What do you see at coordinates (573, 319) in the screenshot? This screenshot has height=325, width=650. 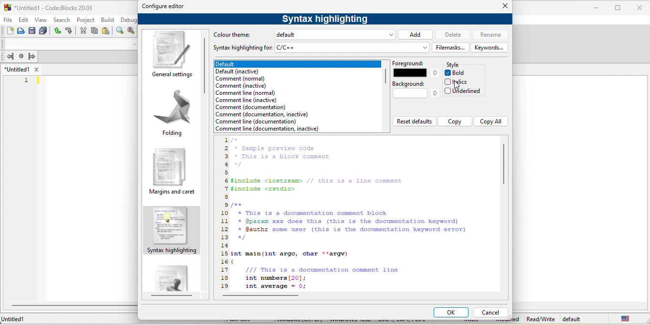 I see `default` at bounding box center [573, 319].